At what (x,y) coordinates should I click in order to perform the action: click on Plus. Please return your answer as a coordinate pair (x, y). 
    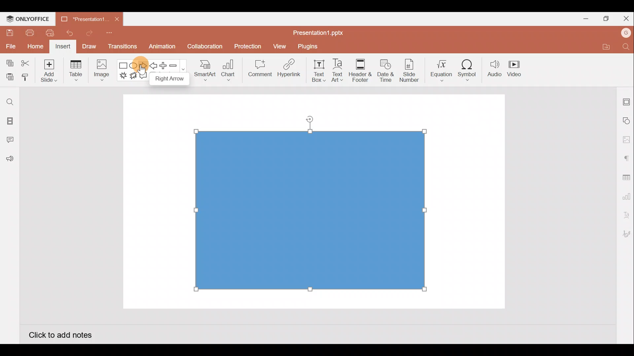
    Looking at the image, I should click on (165, 66).